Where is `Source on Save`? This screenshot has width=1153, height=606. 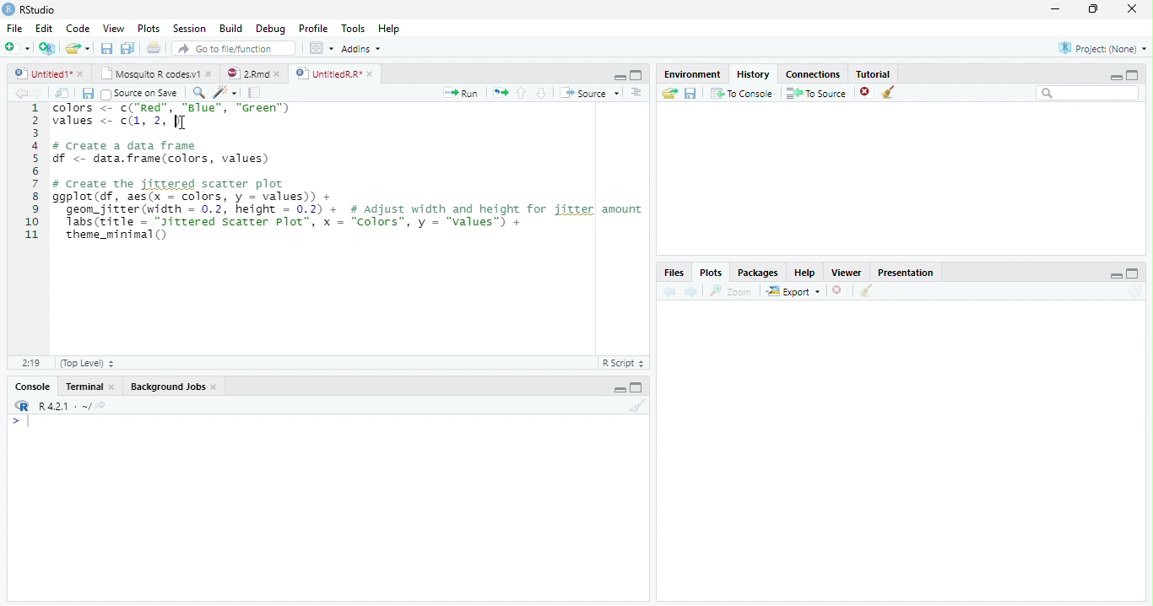
Source on Save is located at coordinates (141, 94).